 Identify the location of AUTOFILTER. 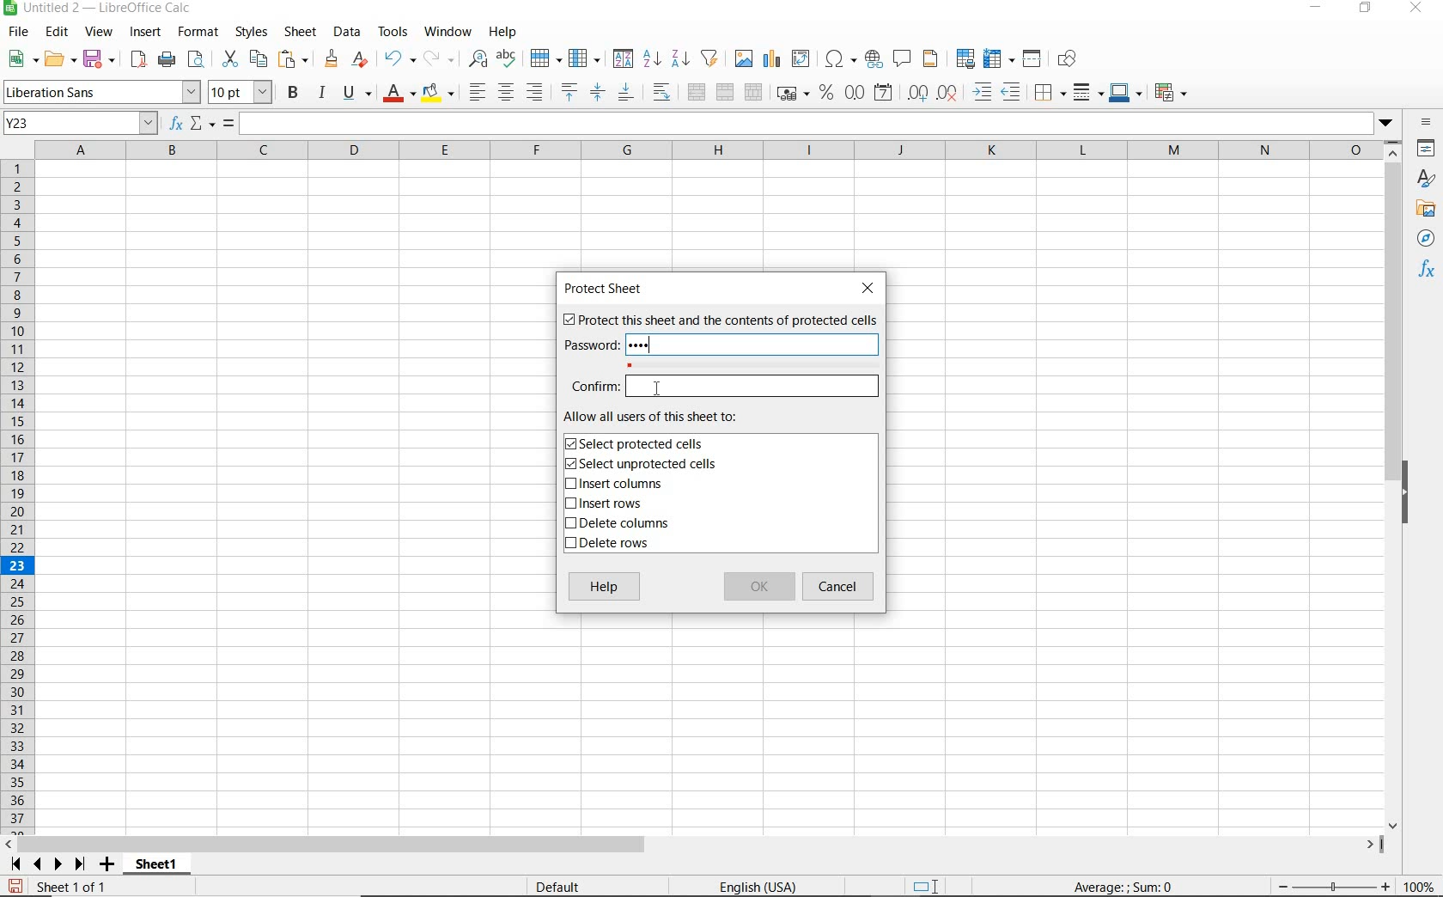
(710, 58).